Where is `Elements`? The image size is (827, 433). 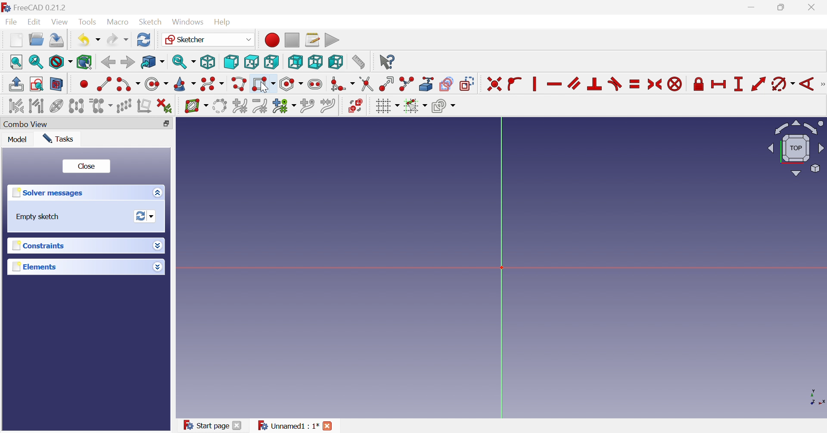 Elements is located at coordinates (34, 267).